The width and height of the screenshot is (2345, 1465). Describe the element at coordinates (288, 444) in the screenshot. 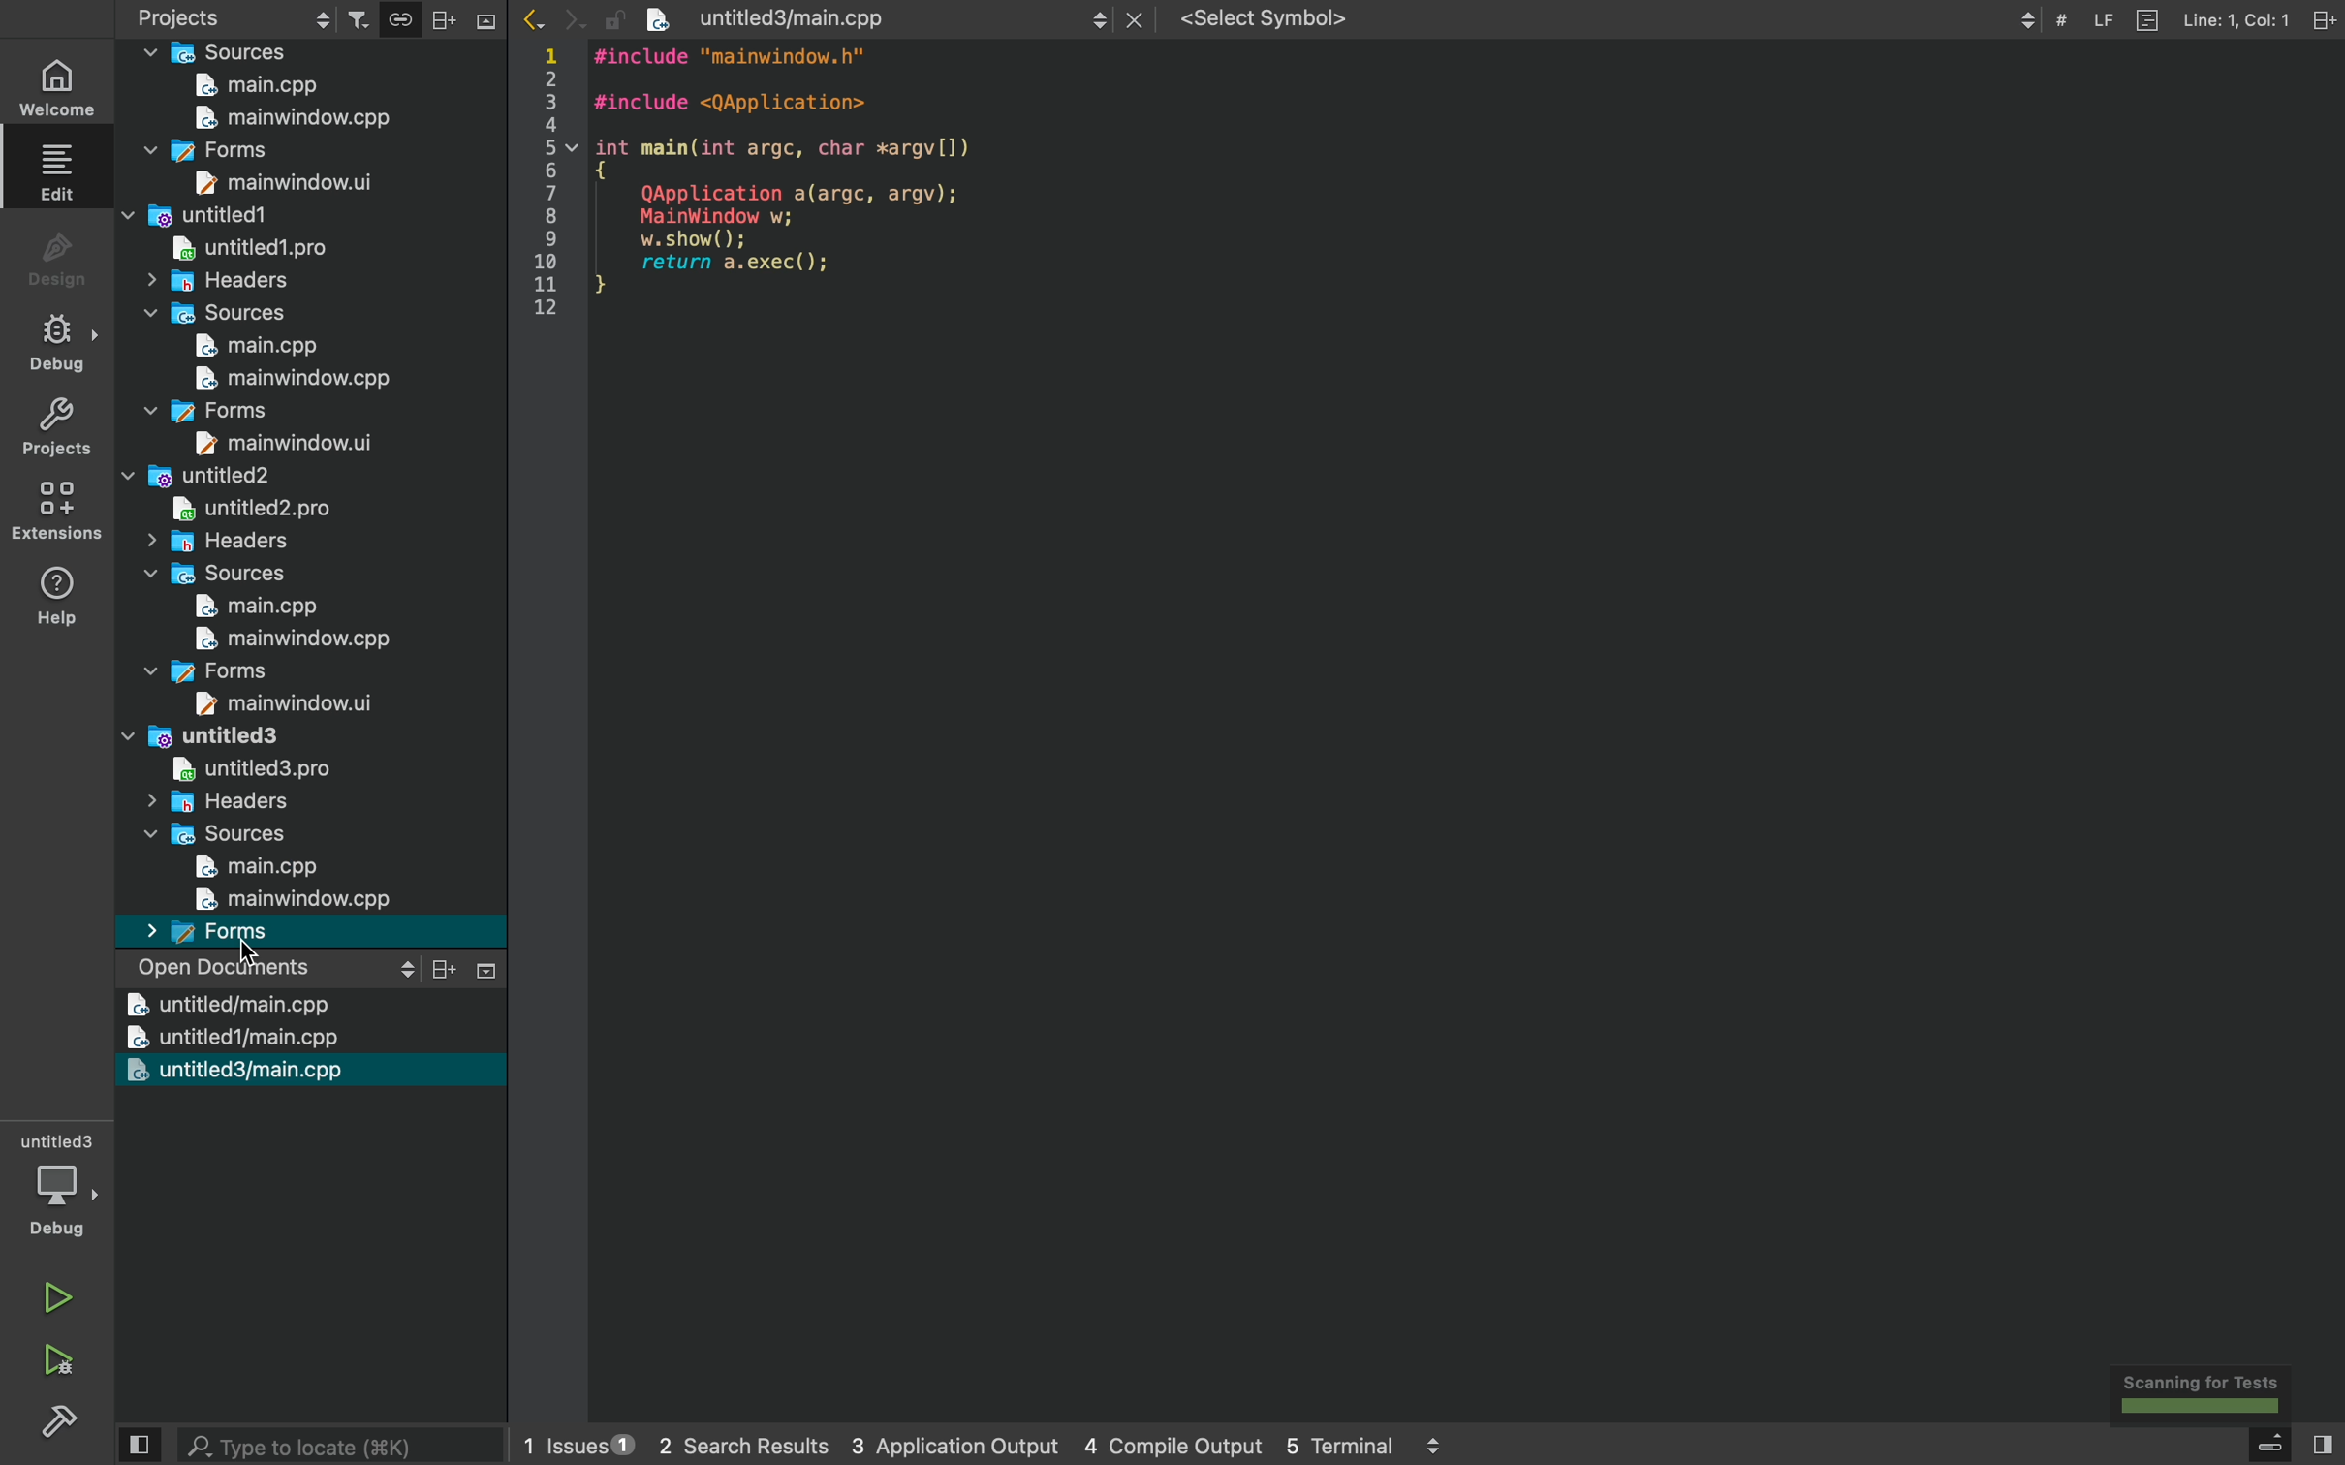

I see `mainwindow` at that location.